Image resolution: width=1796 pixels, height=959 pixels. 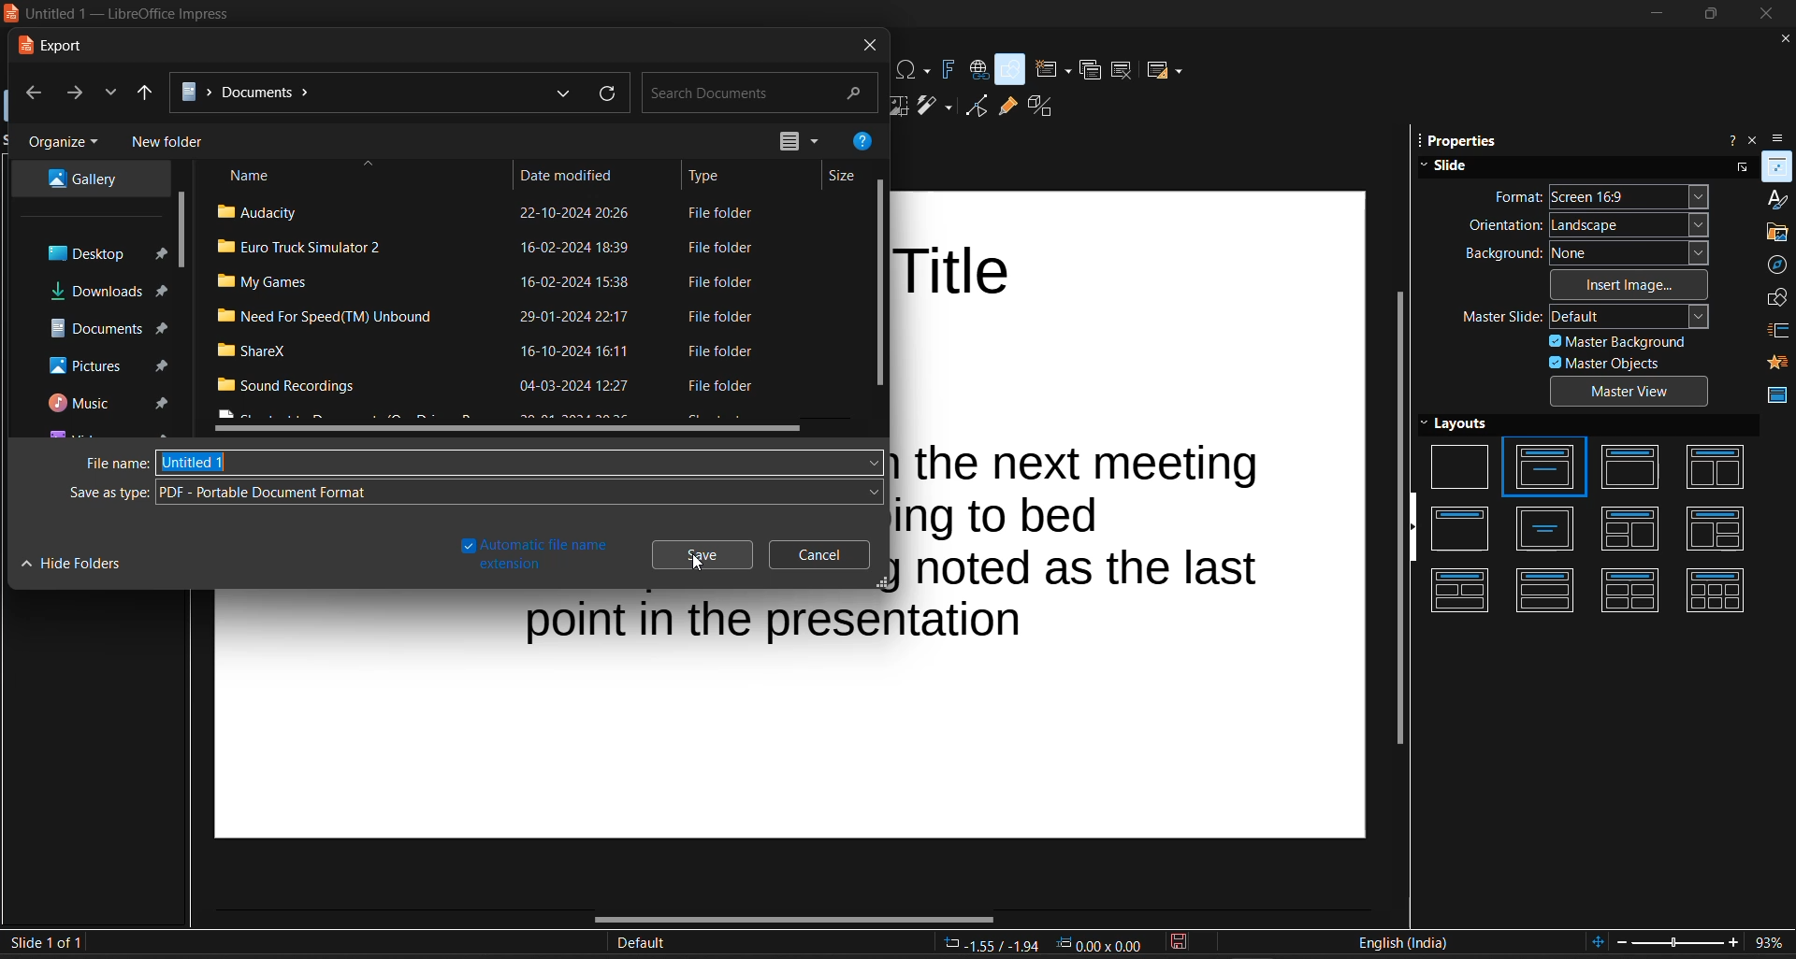 What do you see at coordinates (575, 248) in the screenshot?
I see `16-02-2024 18:39` at bounding box center [575, 248].